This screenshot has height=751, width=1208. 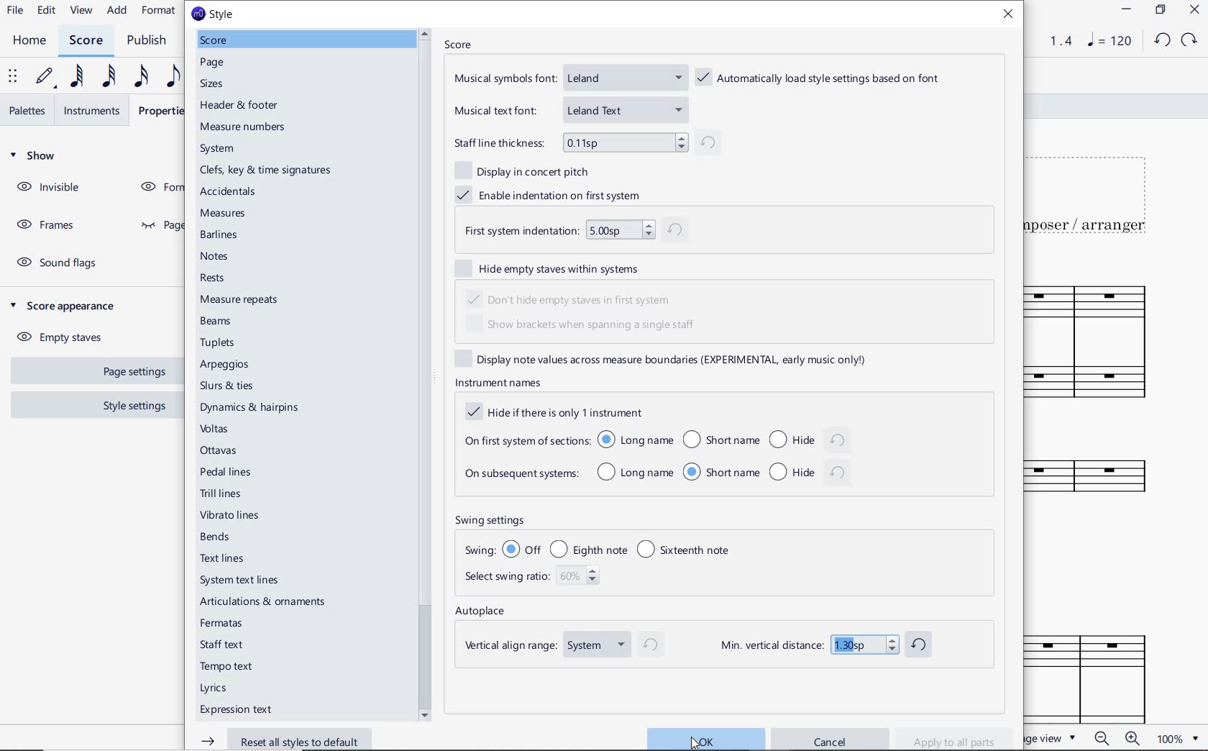 I want to click on SCORE, so click(x=457, y=43).